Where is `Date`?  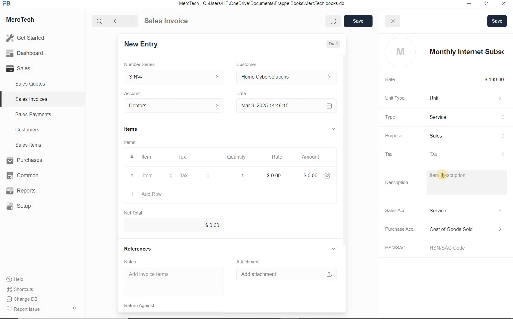 Date is located at coordinates (243, 94).